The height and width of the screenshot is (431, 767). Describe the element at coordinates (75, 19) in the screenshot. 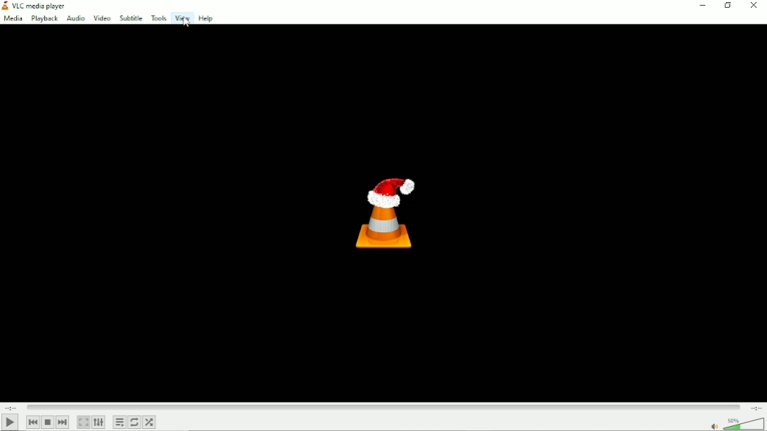

I see `Audio` at that location.